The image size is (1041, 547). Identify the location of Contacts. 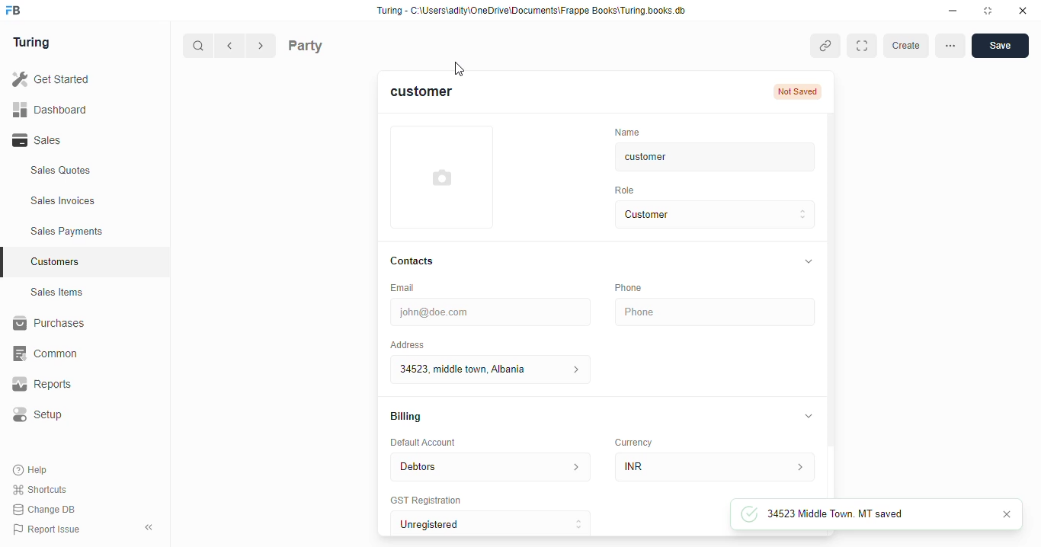
(417, 261).